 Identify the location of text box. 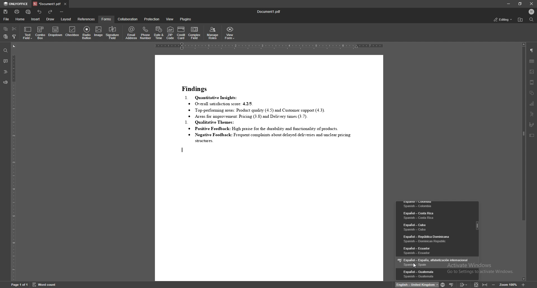
(532, 135).